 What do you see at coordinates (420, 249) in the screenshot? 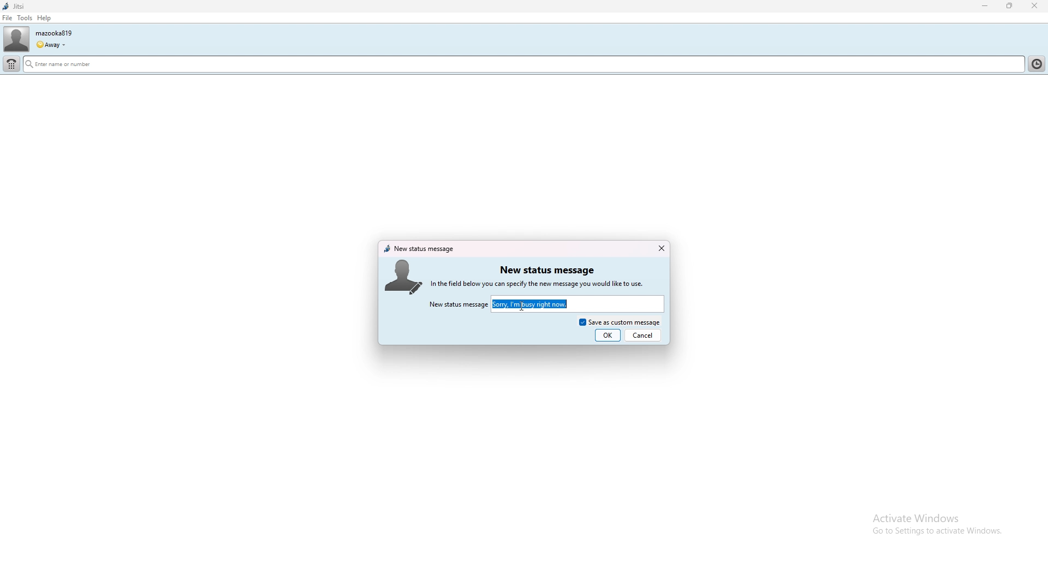
I see `new status message` at bounding box center [420, 249].